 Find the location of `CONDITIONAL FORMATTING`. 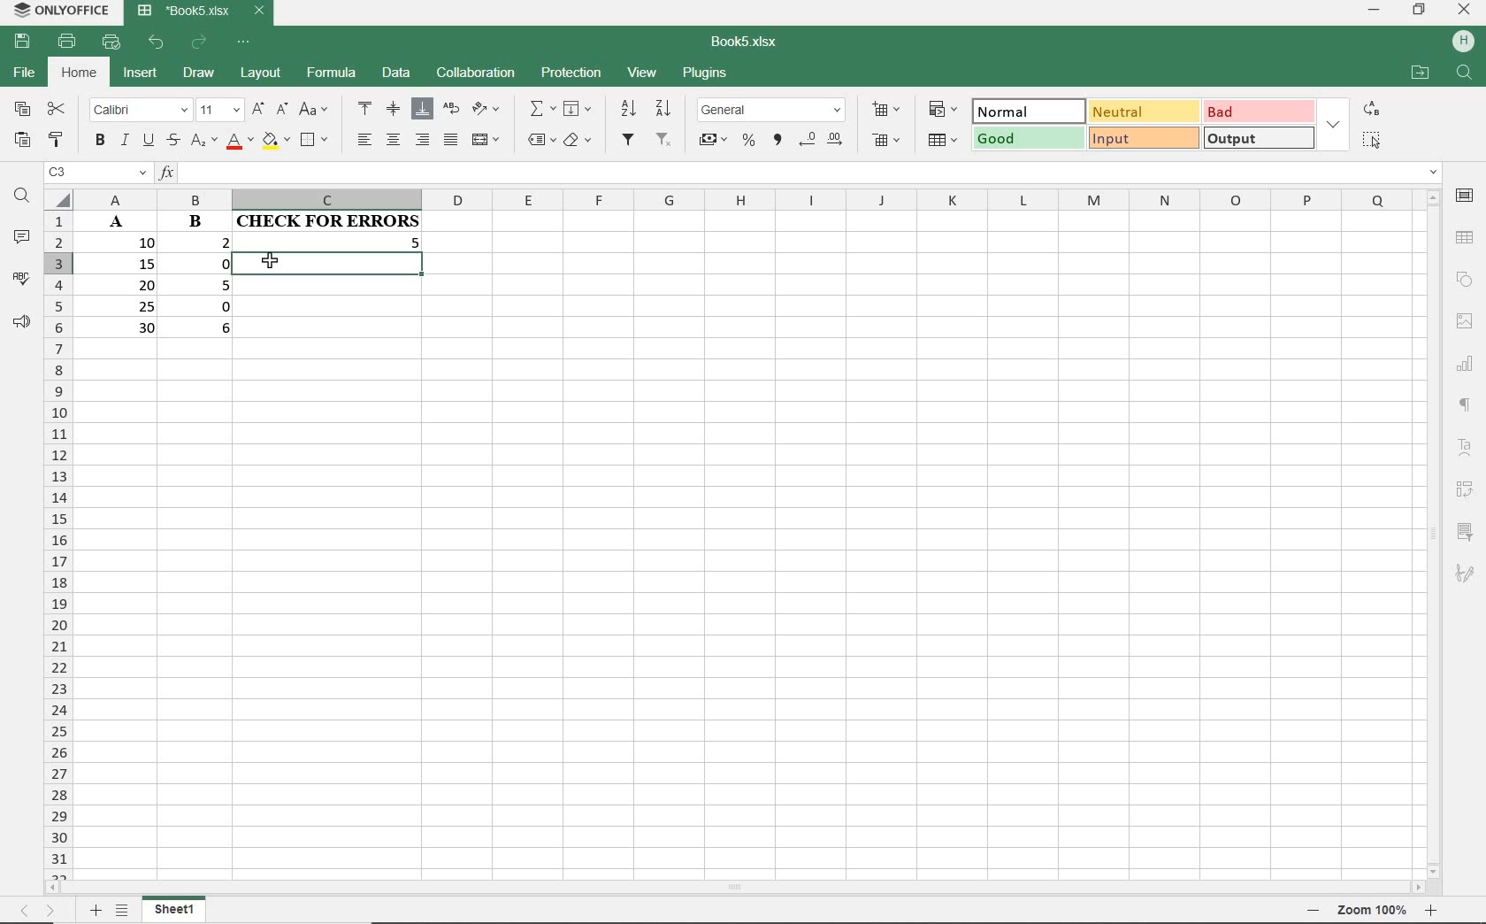

CONDITIONAL FORMATTING is located at coordinates (943, 111).